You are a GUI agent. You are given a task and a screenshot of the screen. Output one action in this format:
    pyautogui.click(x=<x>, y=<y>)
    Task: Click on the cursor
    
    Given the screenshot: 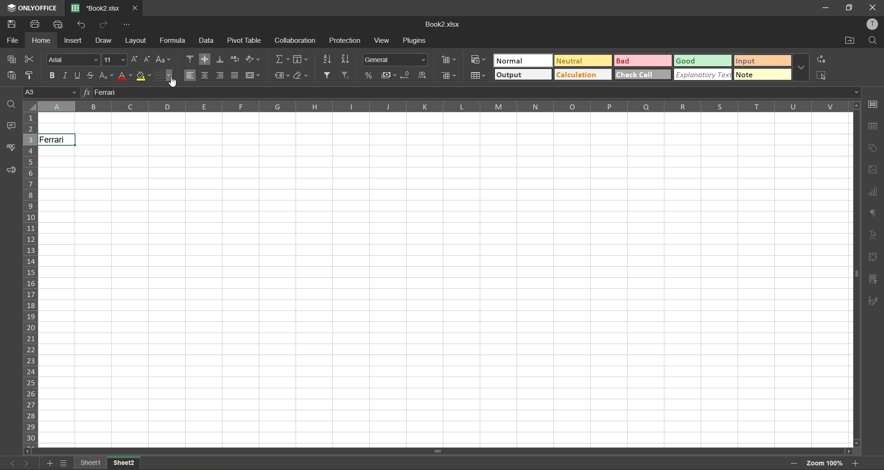 What is the action you would take?
    pyautogui.click(x=174, y=82)
    